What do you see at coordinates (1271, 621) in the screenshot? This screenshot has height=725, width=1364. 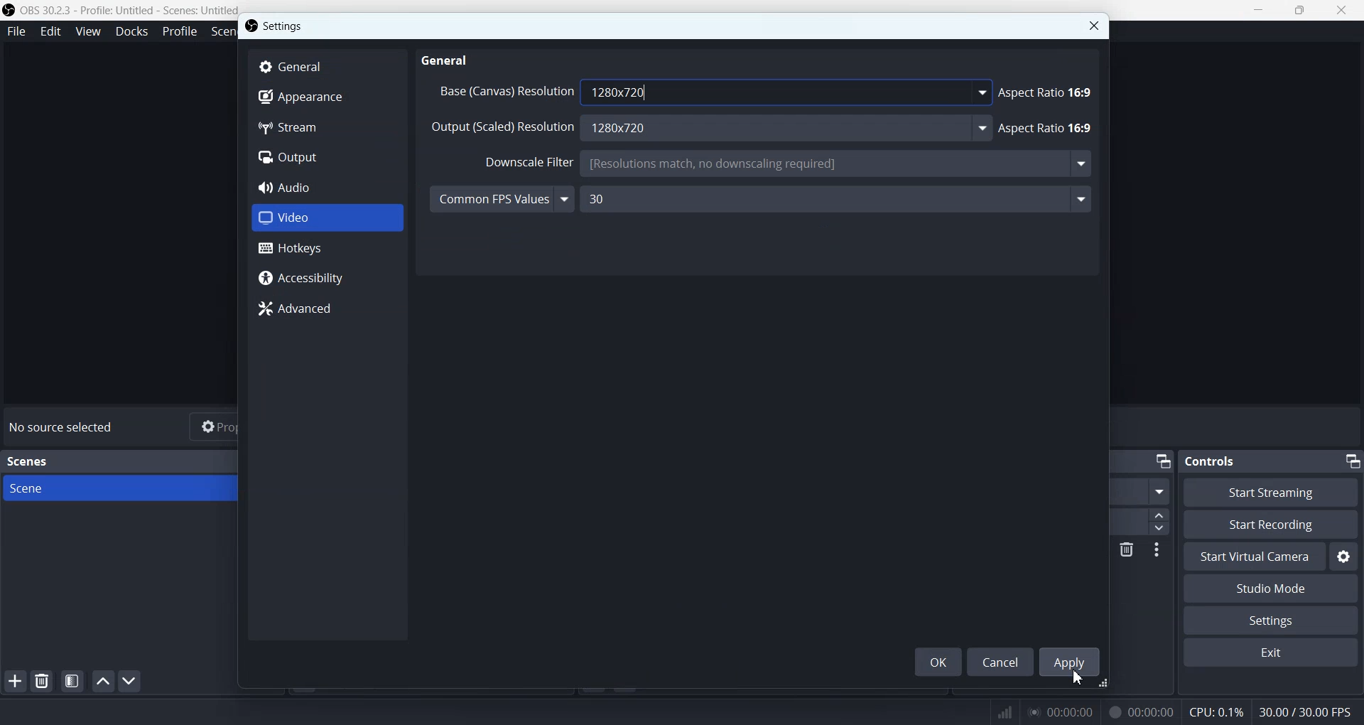 I see `Settings` at bounding box center [1271, 621].